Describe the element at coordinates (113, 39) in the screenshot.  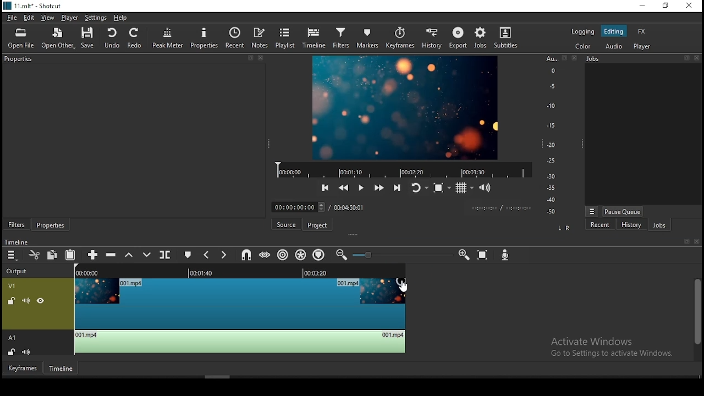
I see `undo` at that location.